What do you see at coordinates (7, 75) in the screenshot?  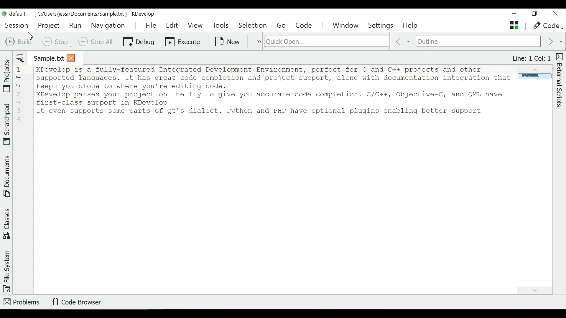 I see `Toggle Projects tool view` at bounding box center [7, 75].